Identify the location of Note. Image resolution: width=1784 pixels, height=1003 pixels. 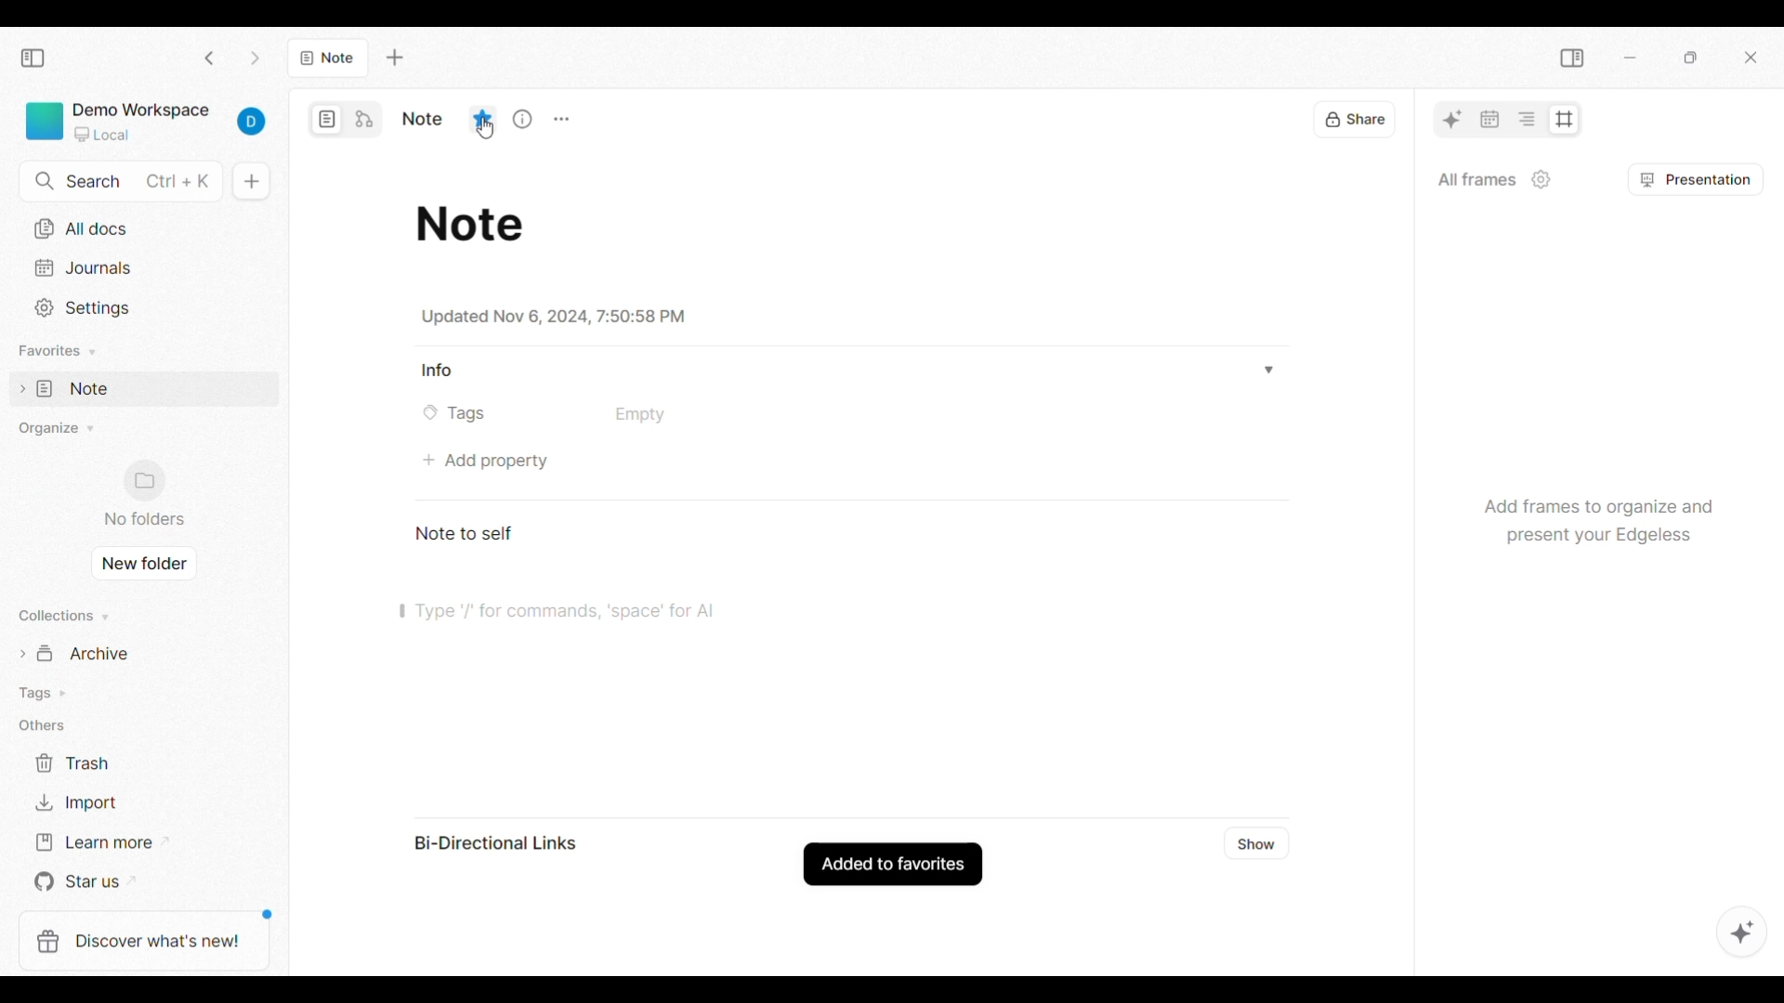
(476, 220).